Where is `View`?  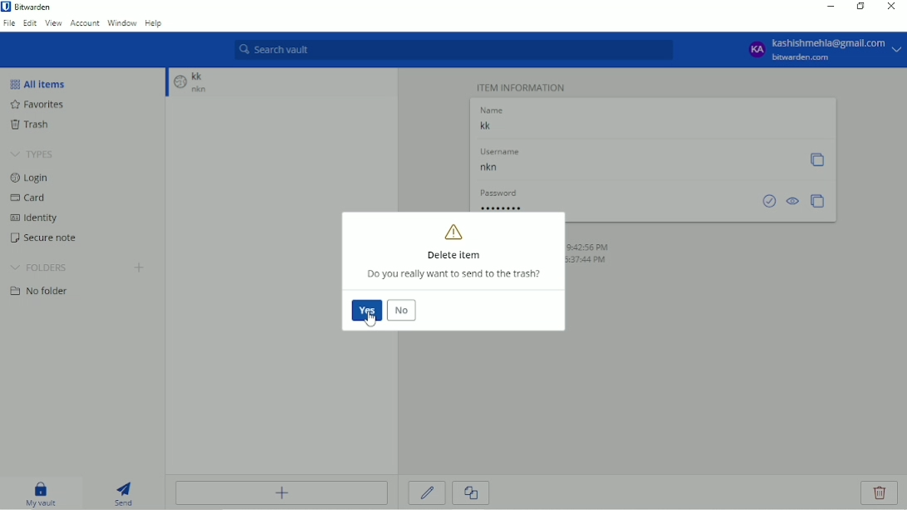
View is located at coordinates (54, 23).